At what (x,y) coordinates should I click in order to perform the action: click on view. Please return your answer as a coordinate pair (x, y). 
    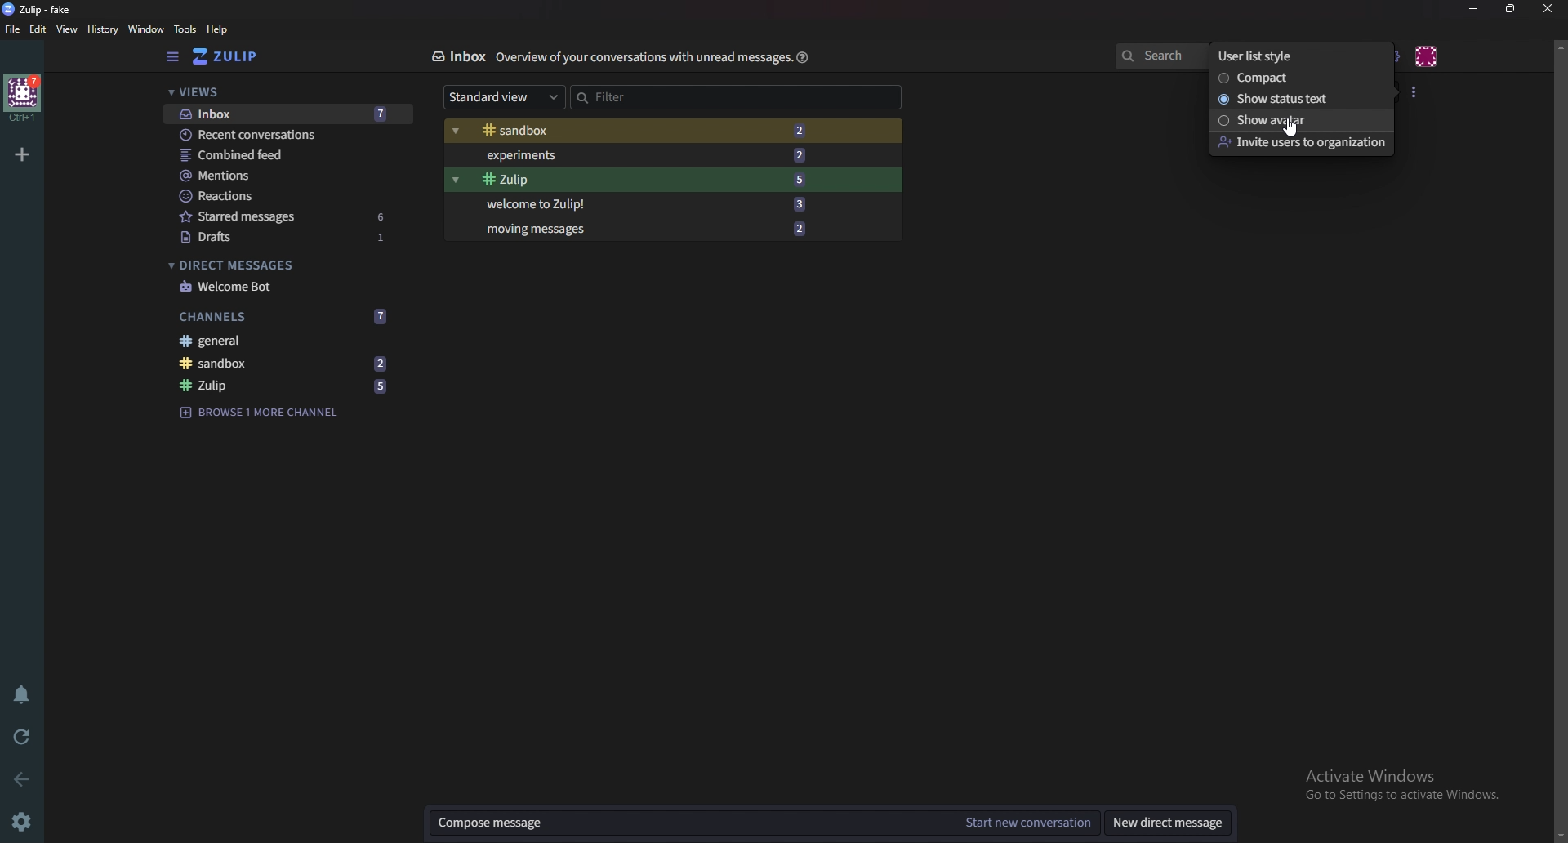
    Looking at the image, I should click on (69, 30).